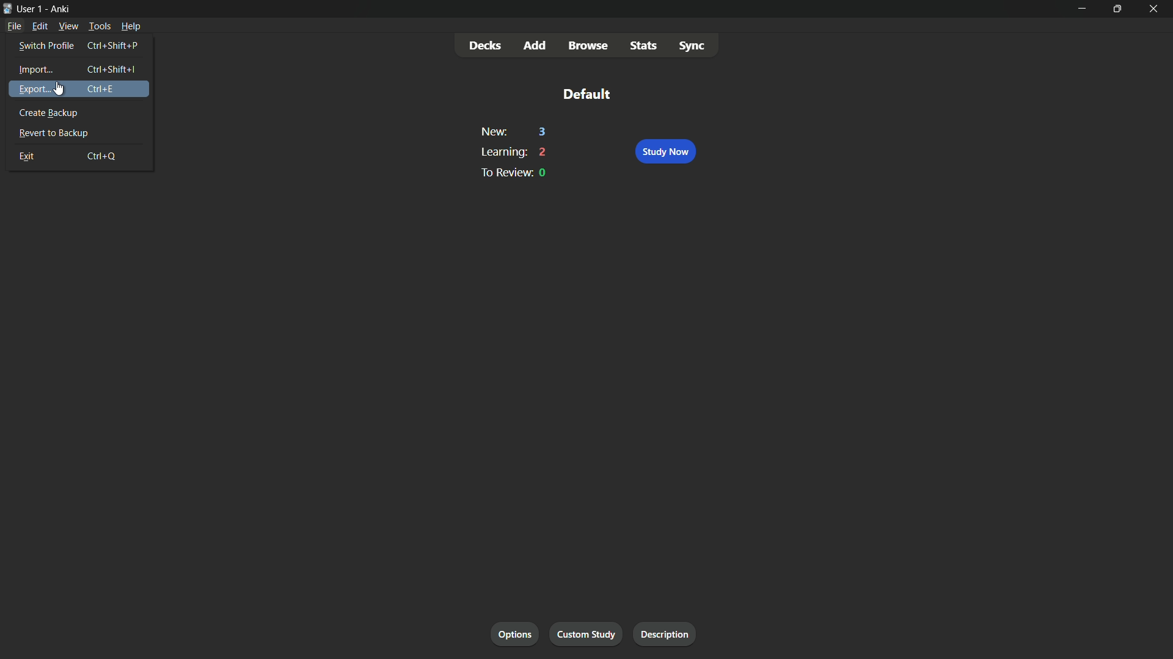 This screenshot has width=1173, height=659. What do you see at coordinates (40, 26) in the screenshot?
I see `edit menu` at bounding box center [40, 26].